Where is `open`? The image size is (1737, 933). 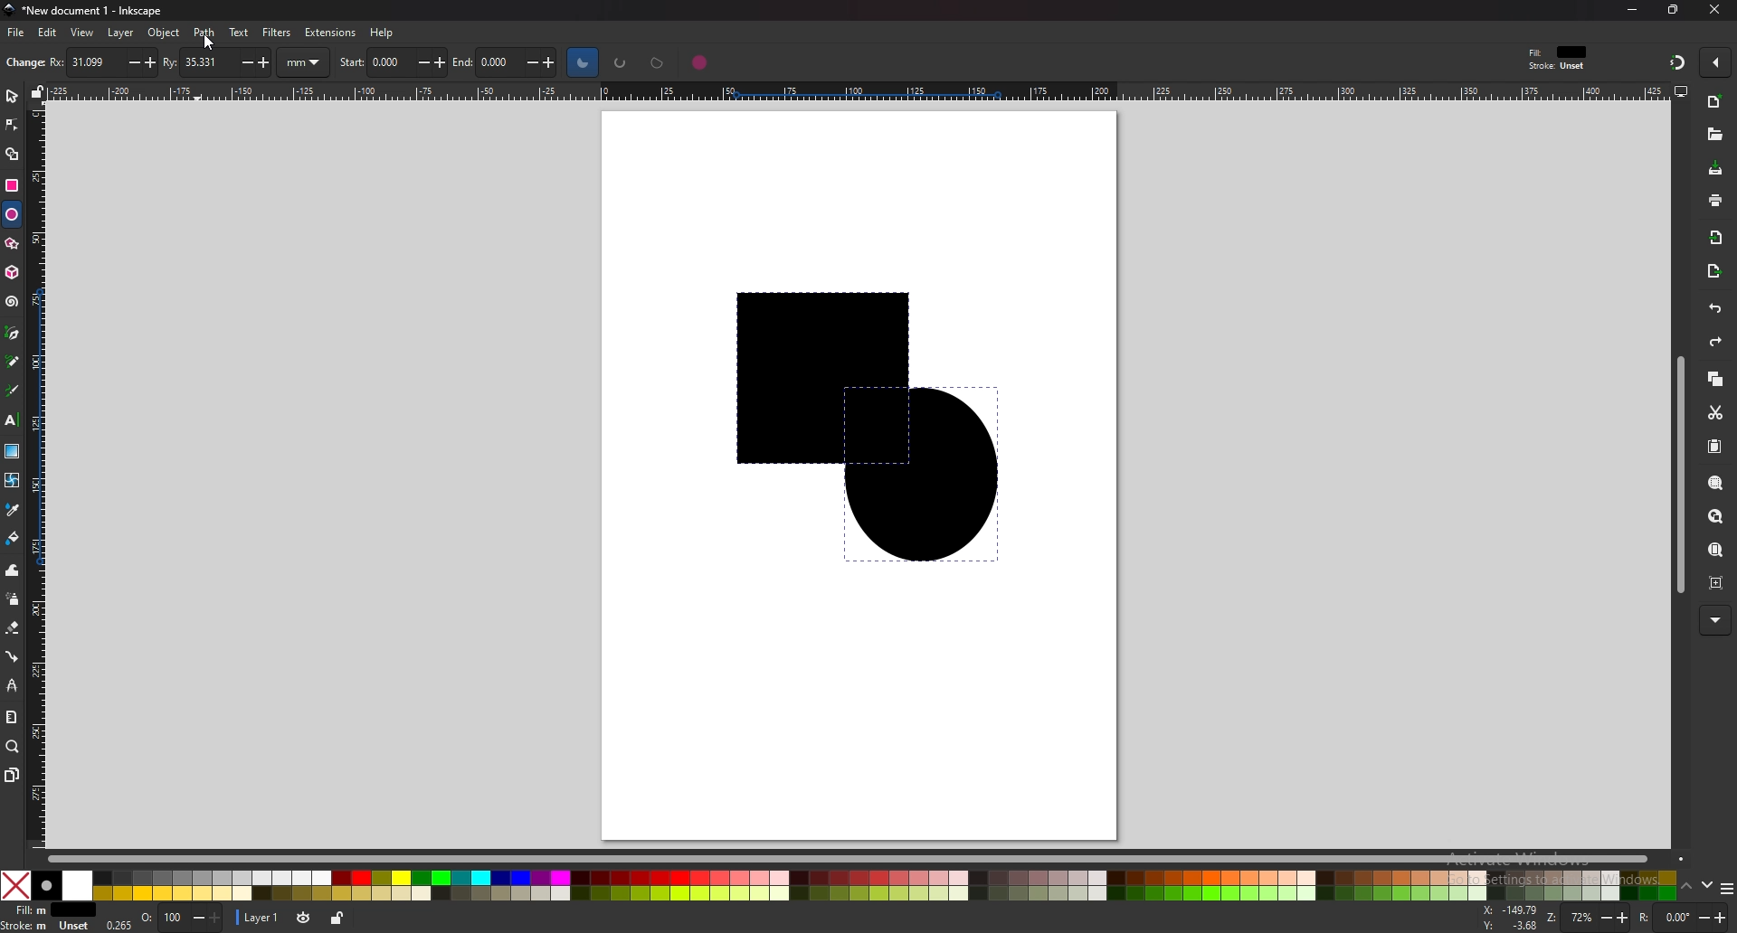 open is located at coordinates (1713, 134).